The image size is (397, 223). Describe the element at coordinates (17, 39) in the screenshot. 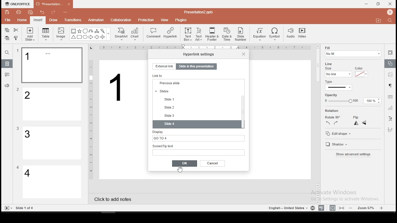

I see `clone formatting` at that location.